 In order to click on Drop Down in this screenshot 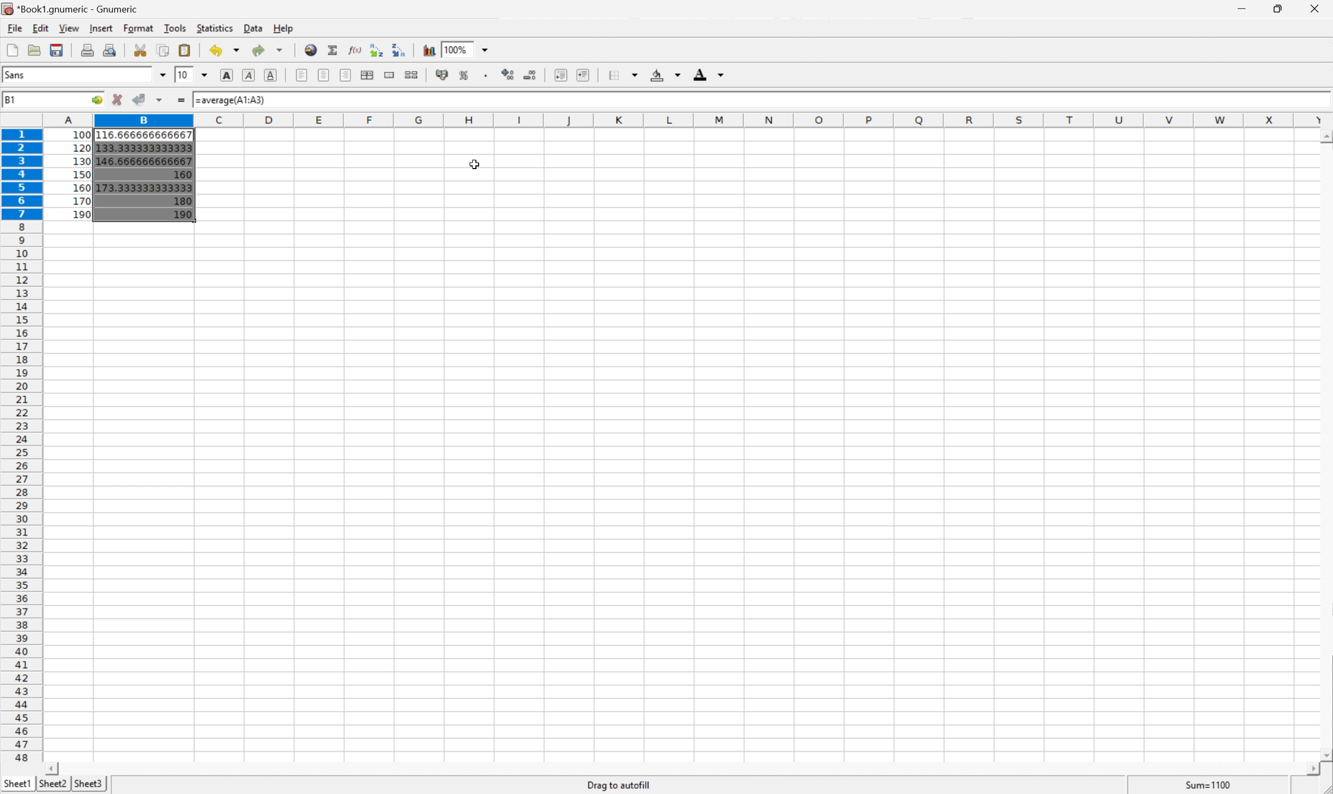, I will do `click(164, 74)`.